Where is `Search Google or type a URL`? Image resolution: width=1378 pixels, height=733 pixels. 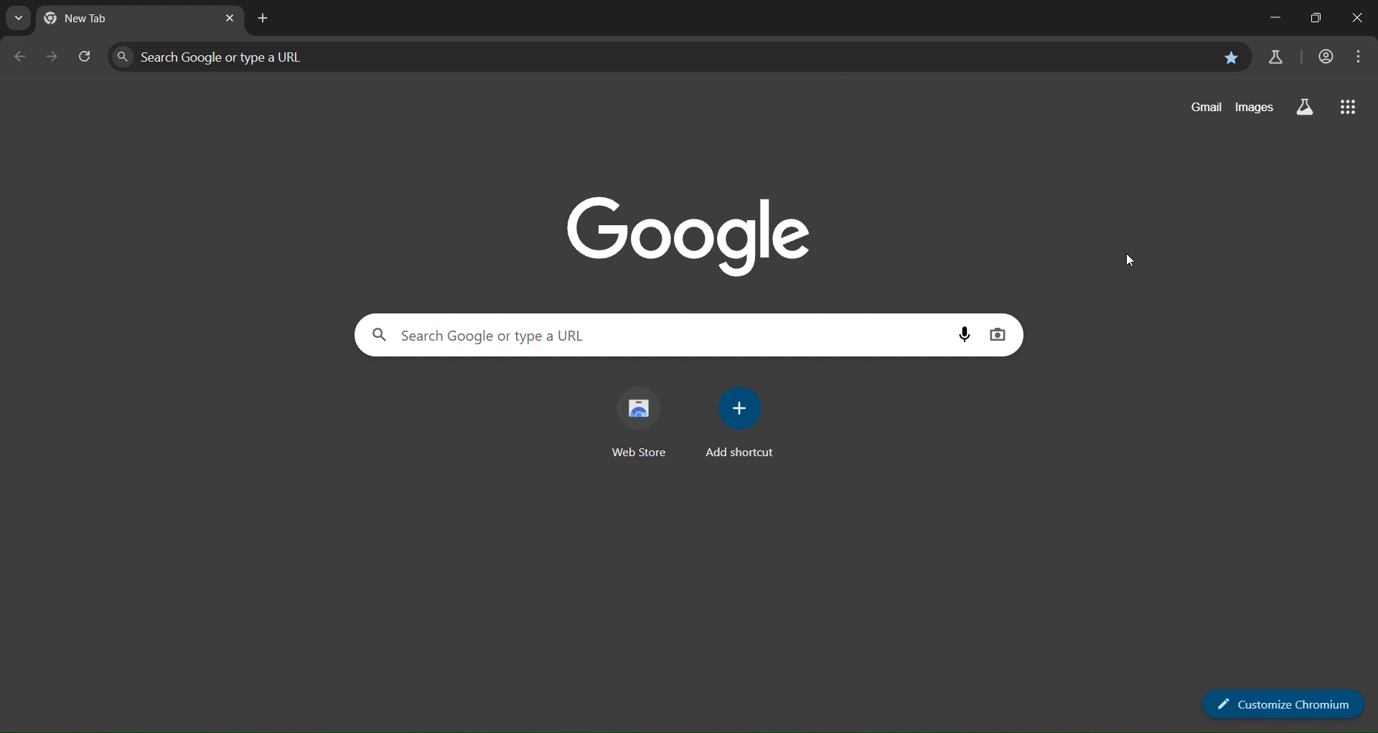 Search Google or type a URL is located at coordinates (654, 335).